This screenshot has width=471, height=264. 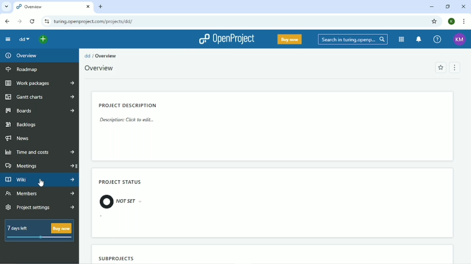 What do you see at coordinates (452, 21) in the screenshot?
I see `Account` at bounding box center [452, 21].